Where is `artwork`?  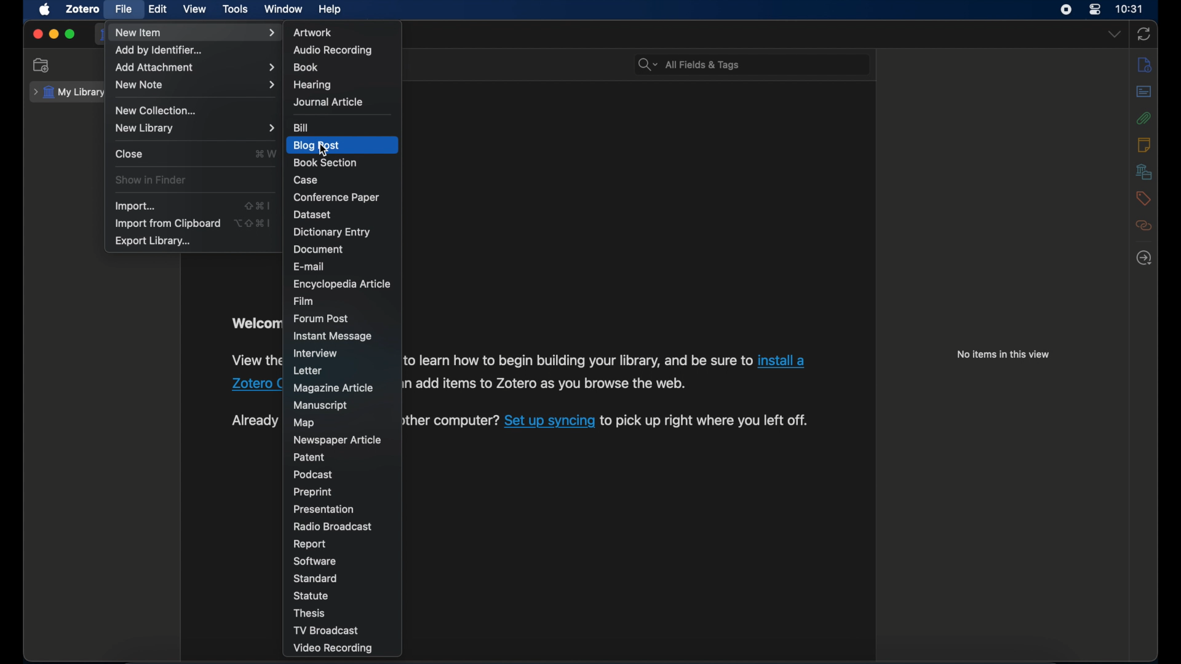 artwork is located at coordinates (313, 31).